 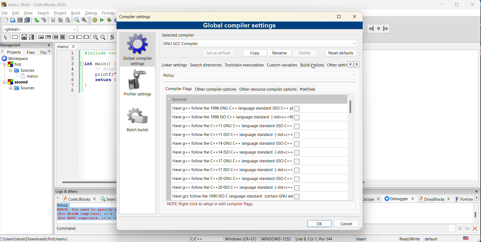 What do you see at coordinates (28, 13) in the screenshot?
I see `view` at bounding box center [28, 13].